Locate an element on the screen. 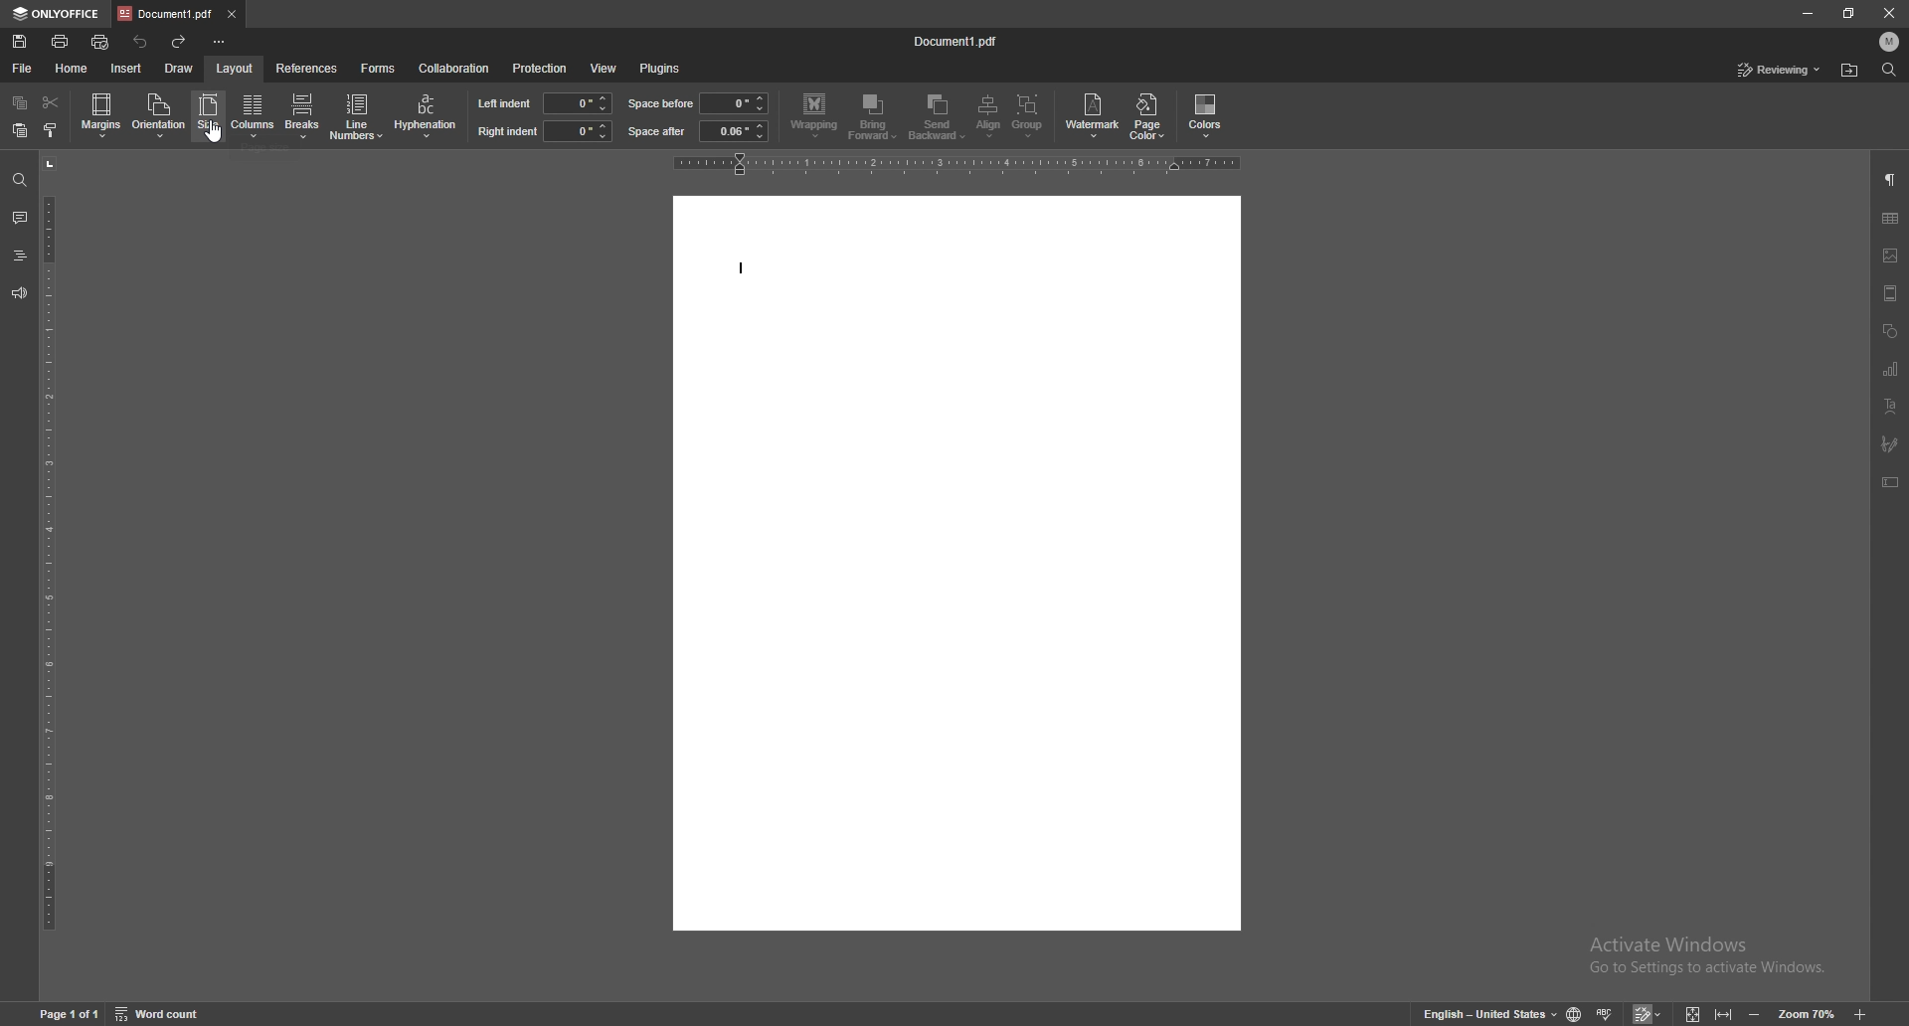 The image size is (1909, 1026). find is located at coordinates (19, 181).